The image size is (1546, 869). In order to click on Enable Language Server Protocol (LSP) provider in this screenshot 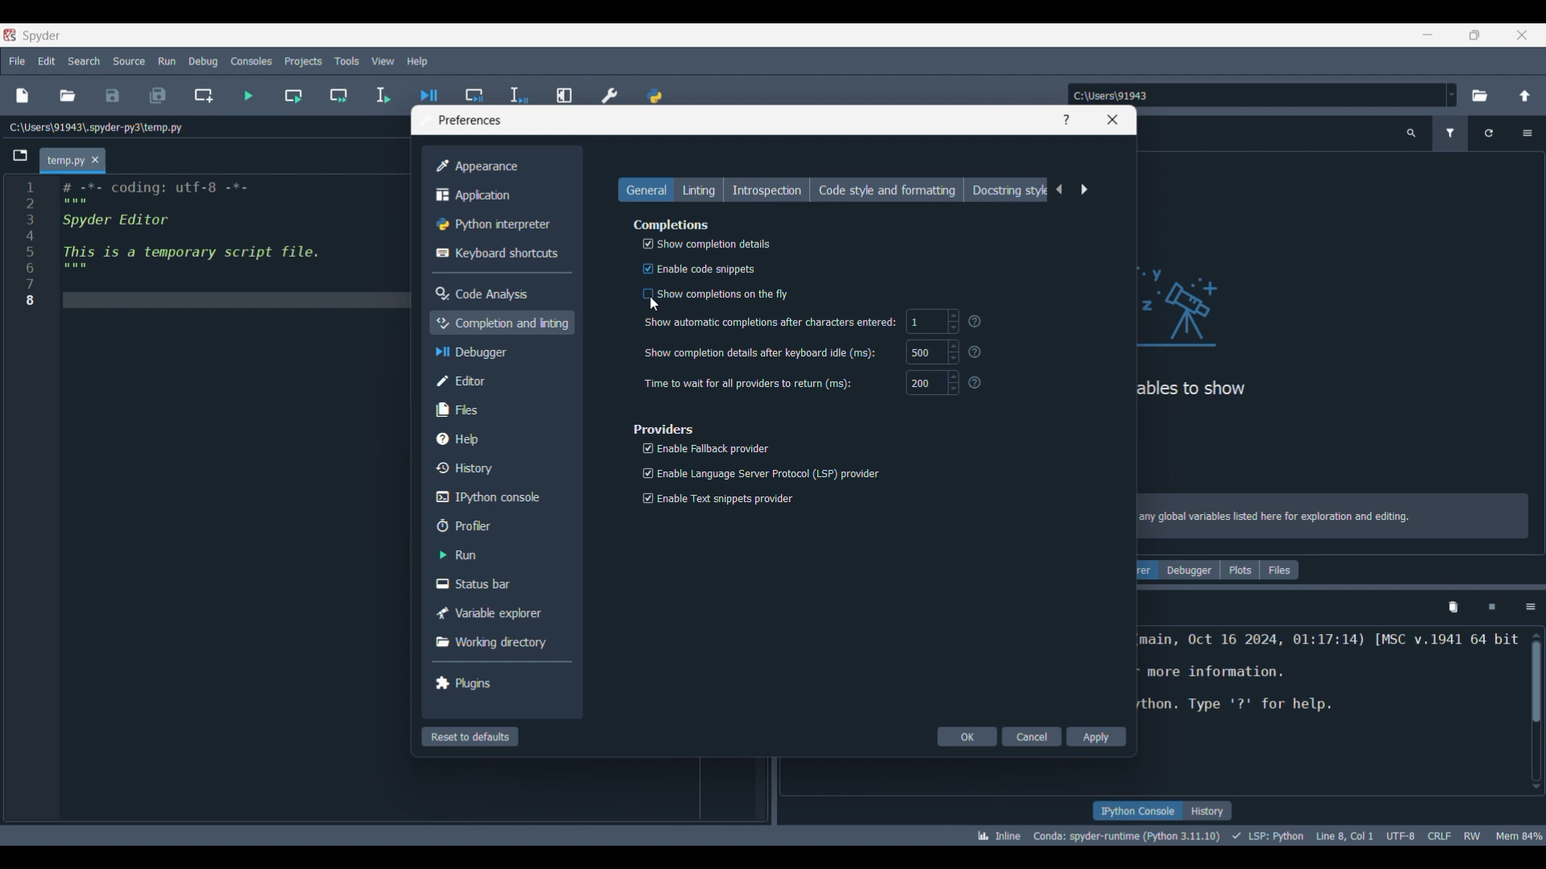, I will do `click(758, 472)`.